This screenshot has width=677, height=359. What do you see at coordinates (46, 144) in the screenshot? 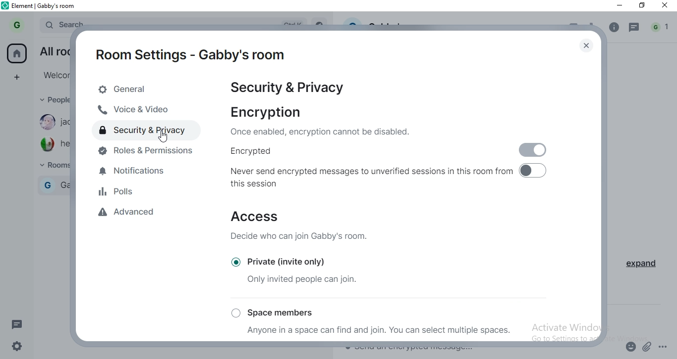
I see `Profile image` at bounding box center [46, 144].